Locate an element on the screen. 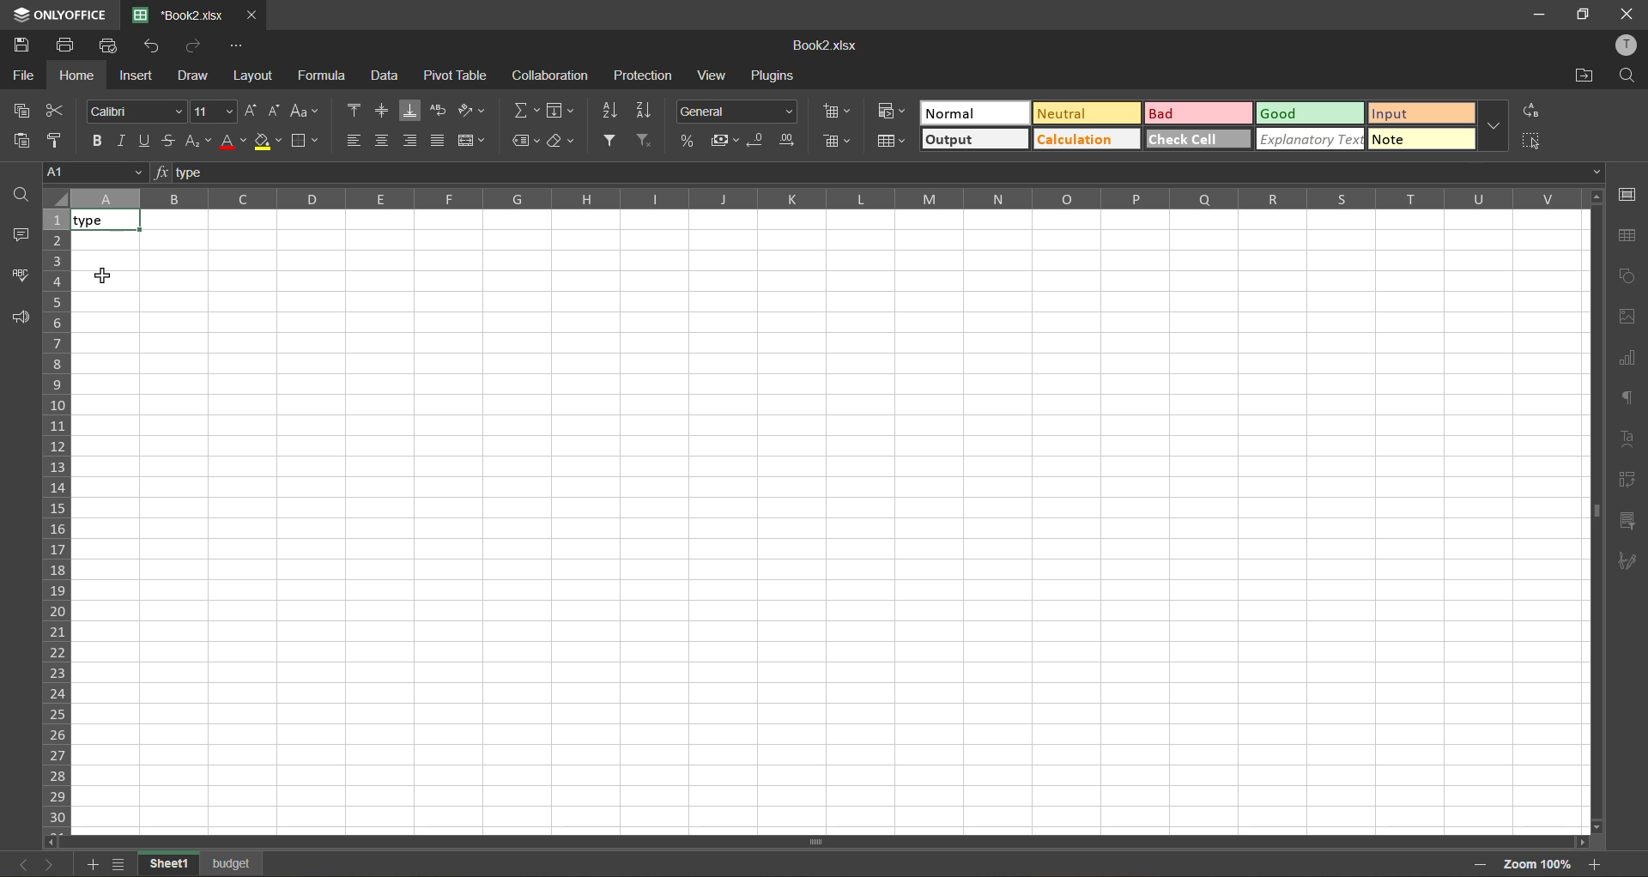 The image size is (1648, 877). zoom out is located at coordinates (1477, 864).